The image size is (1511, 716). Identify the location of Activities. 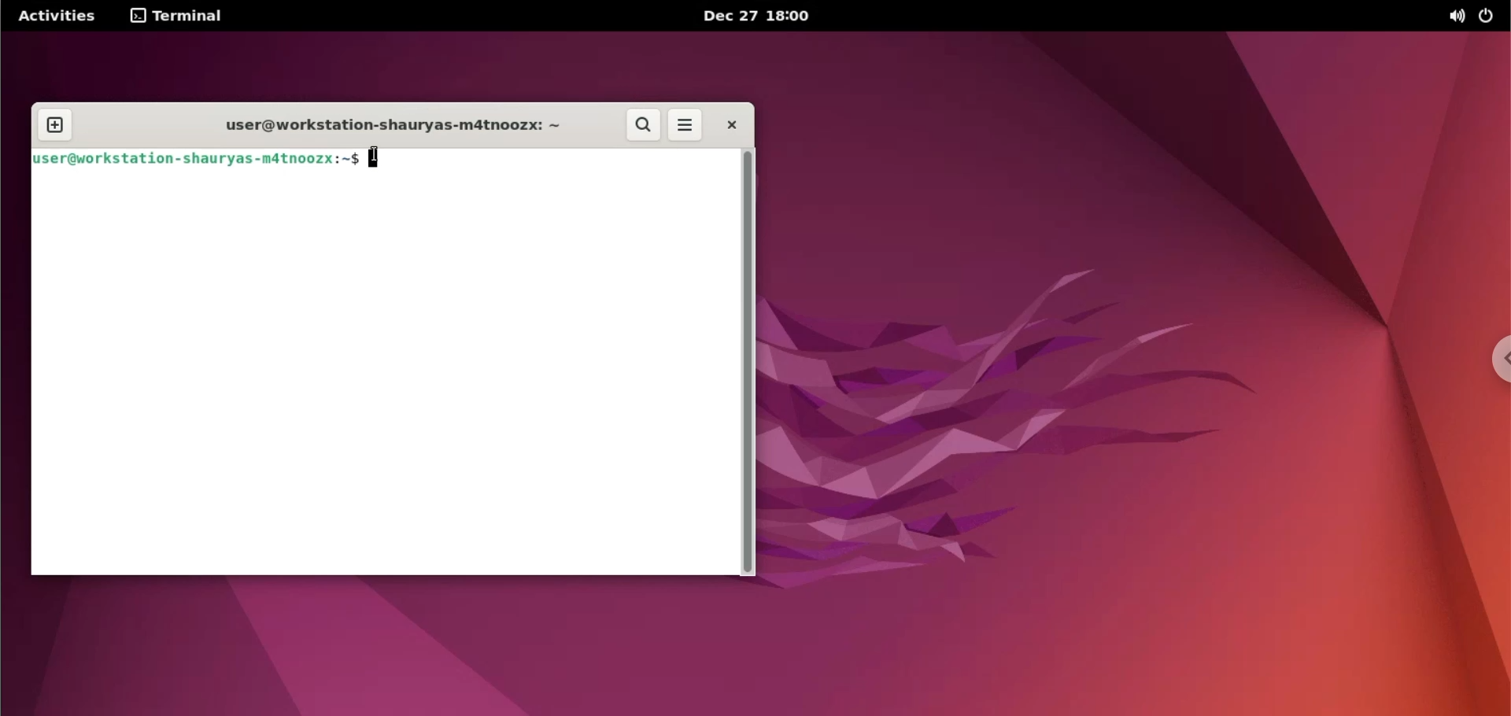
(57, 16).